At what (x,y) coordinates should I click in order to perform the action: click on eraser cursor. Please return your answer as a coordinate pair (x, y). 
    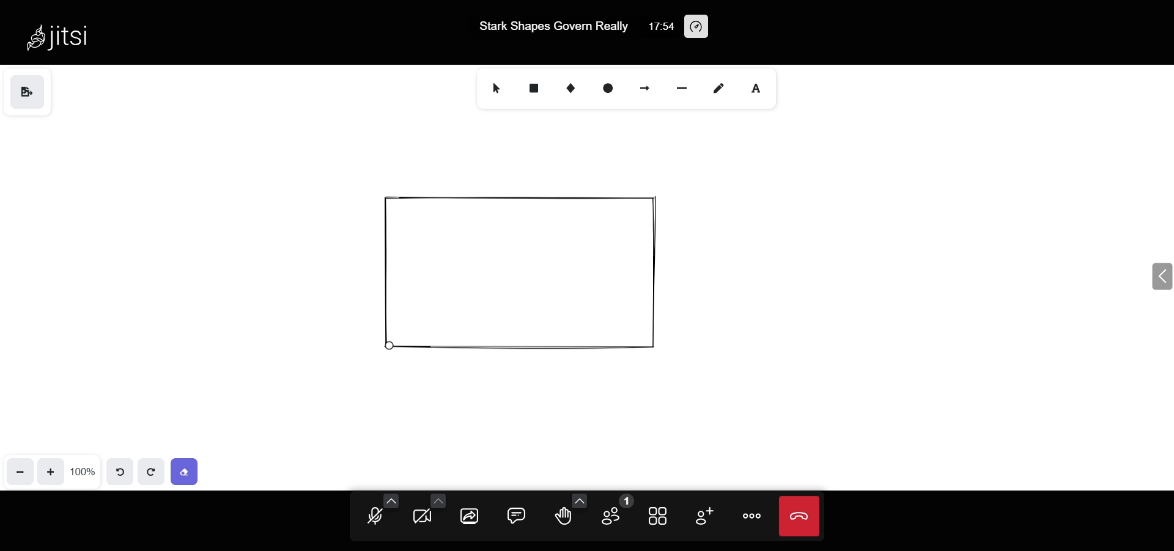
    Looking at the image, I should click on (397, 348).